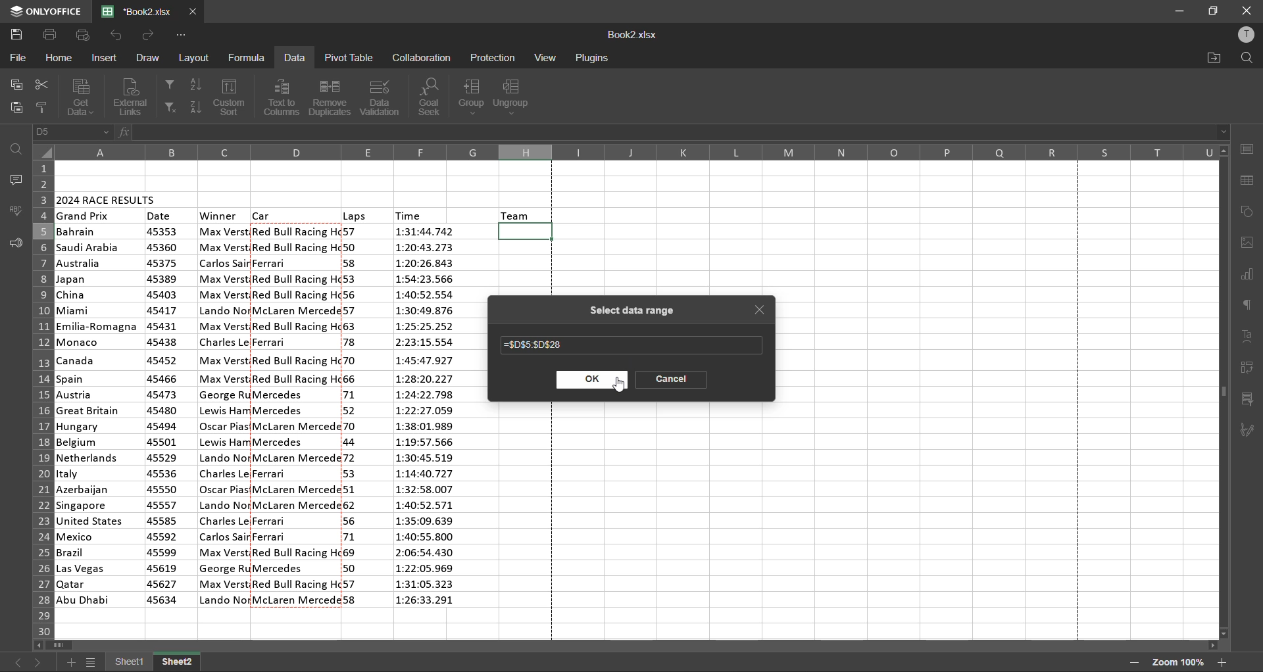 This screenshot has height=672, width=1263. Describe the element at coordinates (195, 86) in the screenshot. I see `sort ascending` at that location.